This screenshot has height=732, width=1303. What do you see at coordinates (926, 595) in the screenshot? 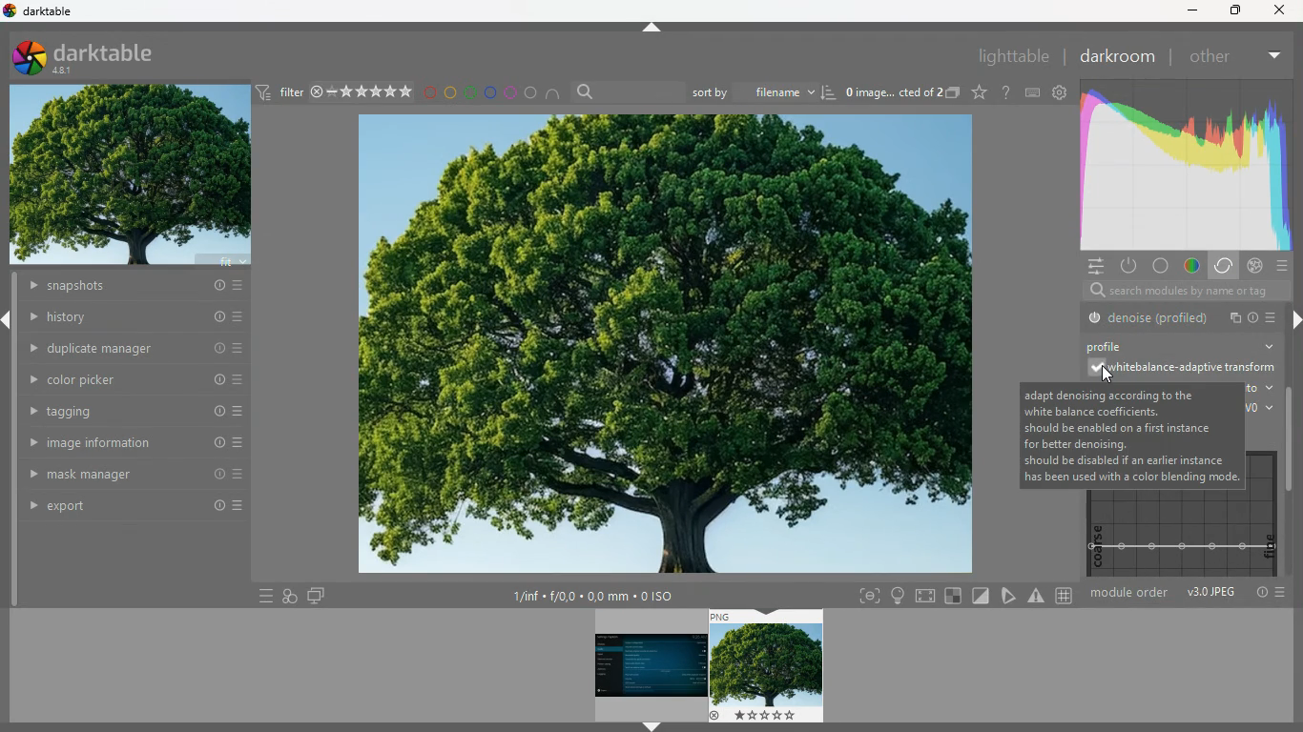
I see `screen size` at bounding box center [926, 595].